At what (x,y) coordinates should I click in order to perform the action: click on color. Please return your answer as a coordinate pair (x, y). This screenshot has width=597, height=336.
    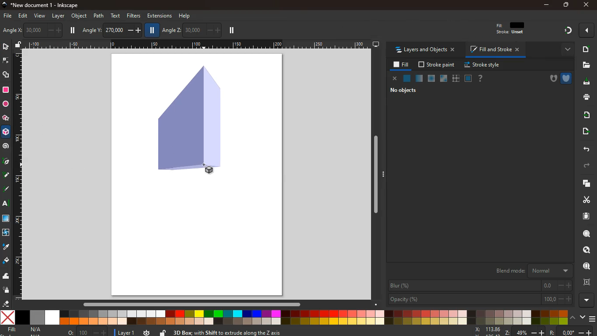
    Looking at the image, I should click on (284, 318).